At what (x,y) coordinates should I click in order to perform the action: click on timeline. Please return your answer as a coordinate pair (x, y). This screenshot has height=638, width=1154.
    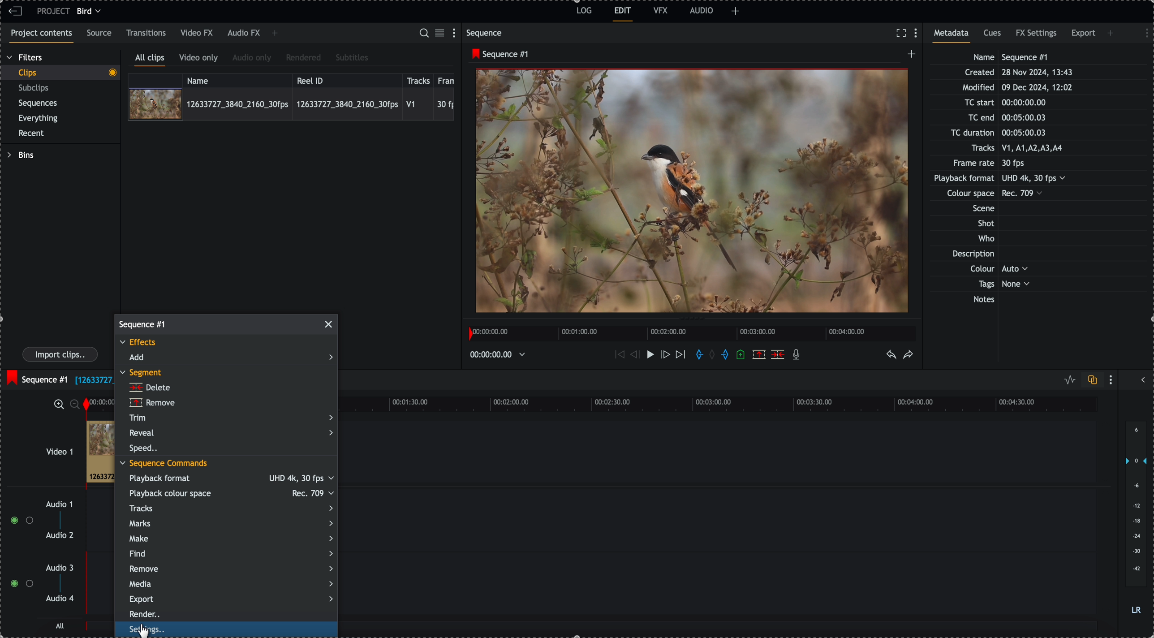
    Looking at the image, I should click on (718, 403).